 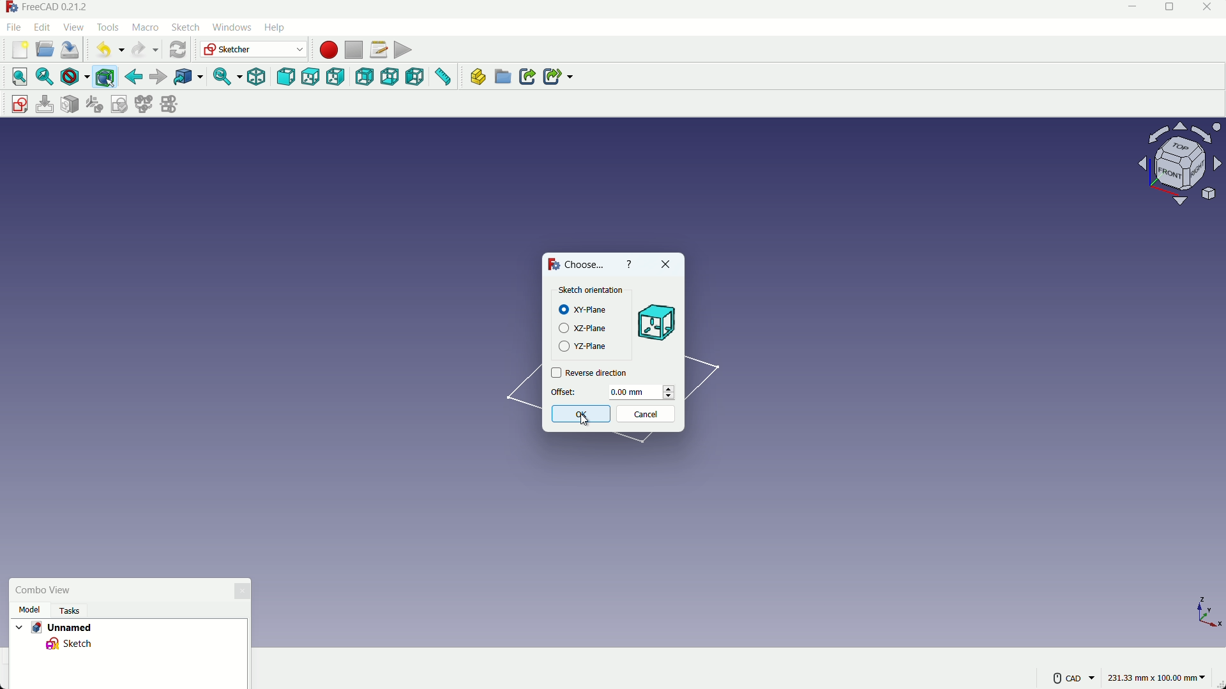 What do you see at coordinates (328, 50) in the screenshot?
I see `start macros` at bounding box center [328, 50].